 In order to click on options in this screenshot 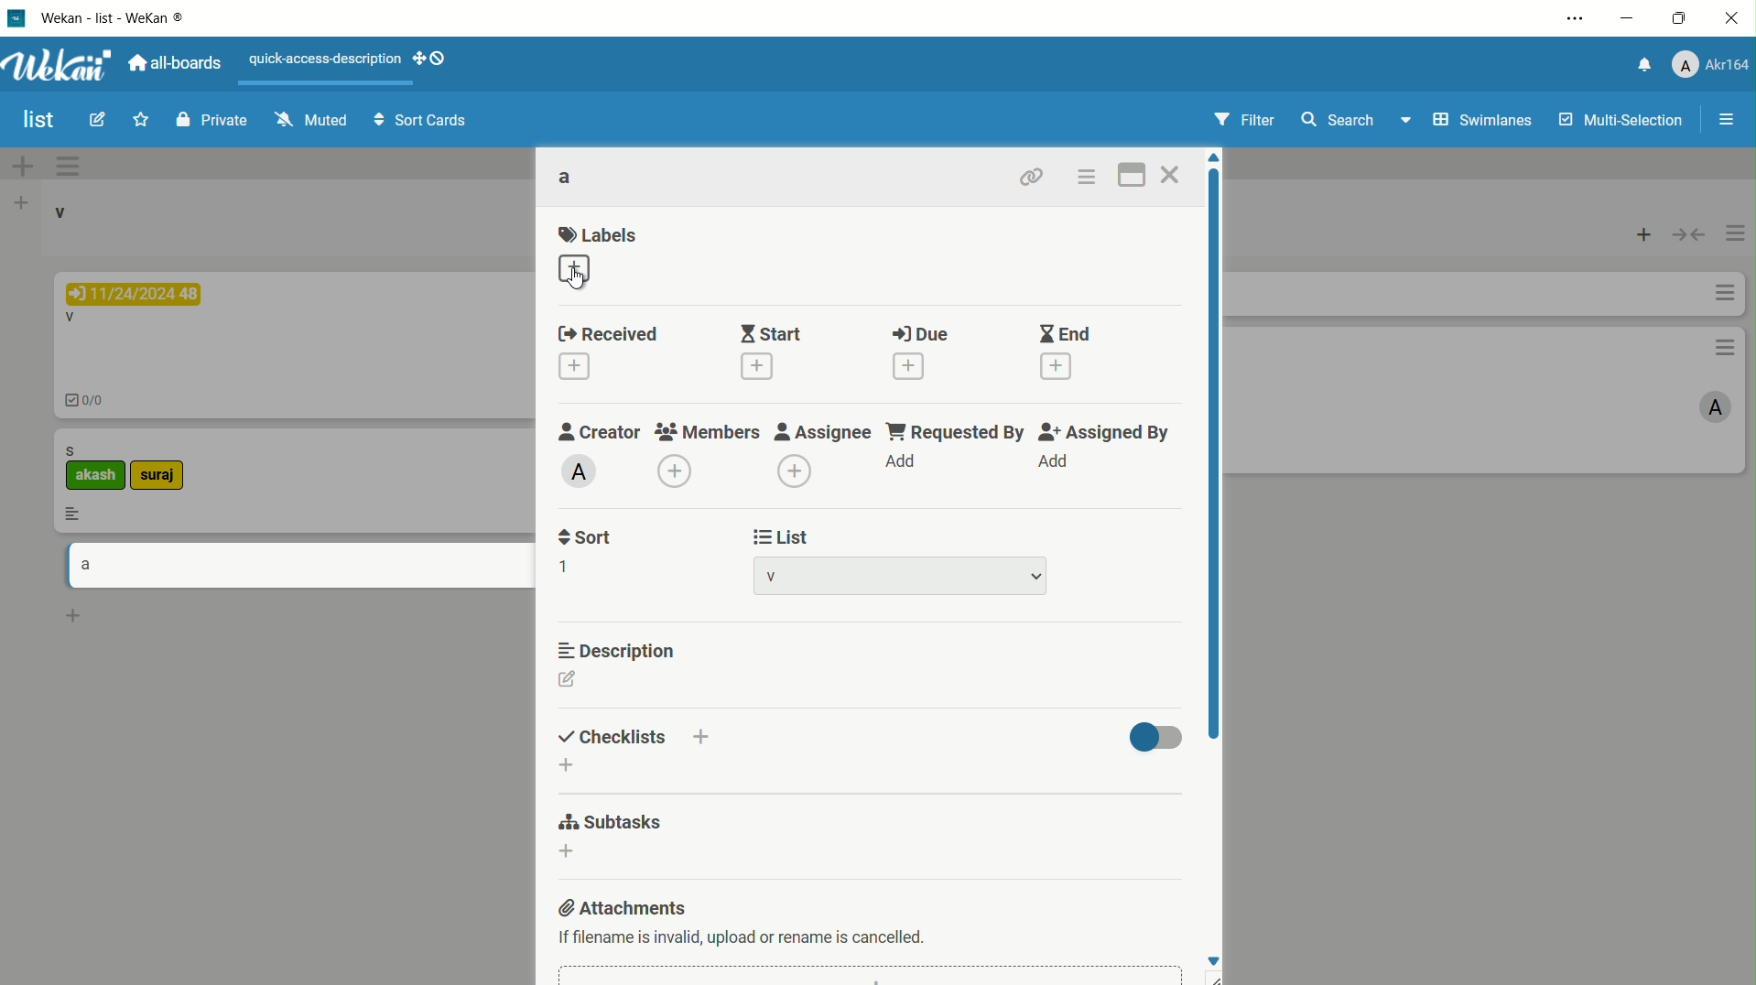, I will do `click(1735, 229)`.